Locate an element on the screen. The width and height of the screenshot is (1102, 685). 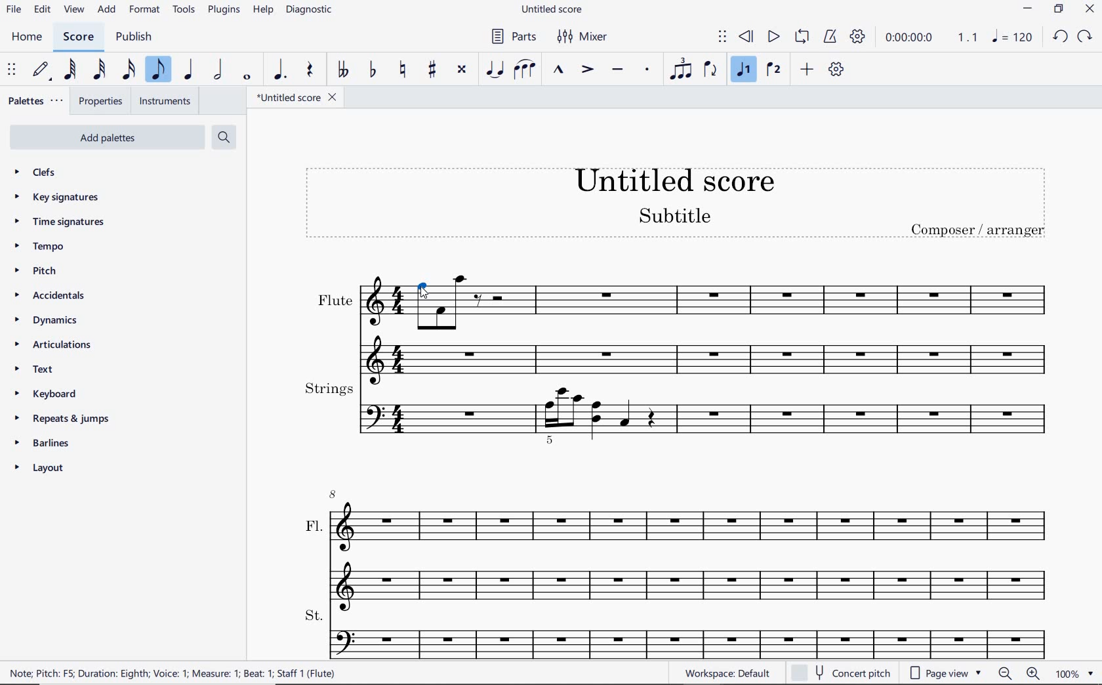
HALF NOTE is located at coordinates (220, 71).